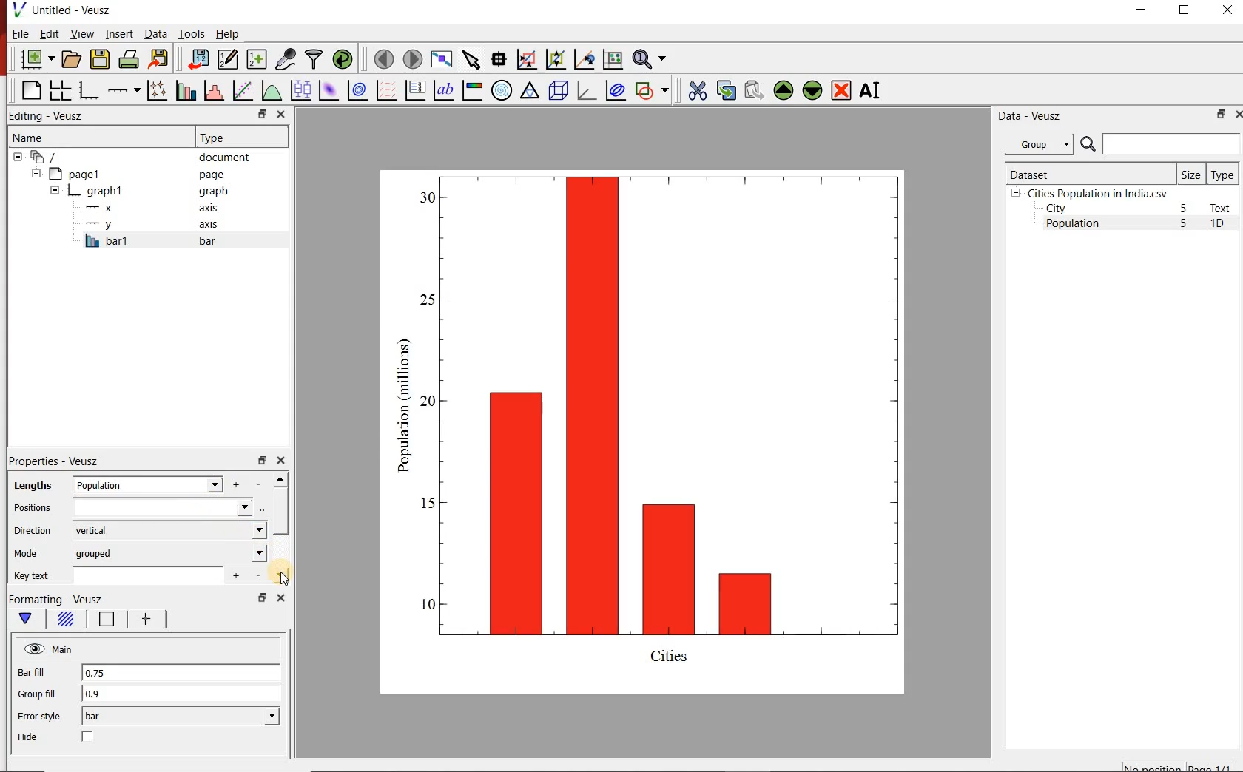 This screenshot has width=1243, height=772. What do you see at coordinates (124, 88) in the screenshot?
I see `Add an axis to the plot` at bounding box center [124, 88].